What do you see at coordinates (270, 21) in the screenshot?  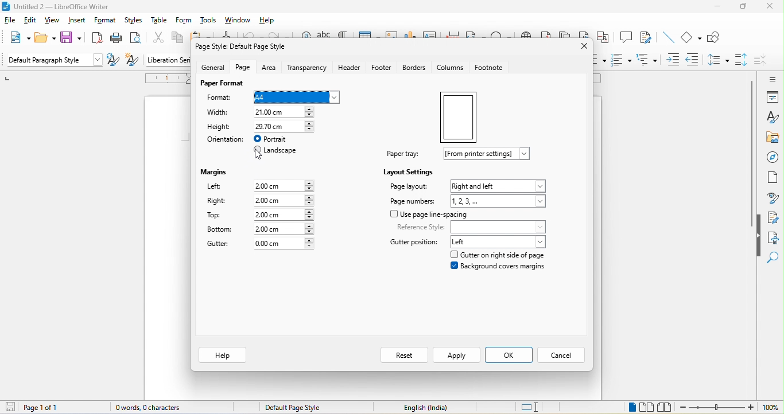 I see `help` at bounding box center [270, 21].